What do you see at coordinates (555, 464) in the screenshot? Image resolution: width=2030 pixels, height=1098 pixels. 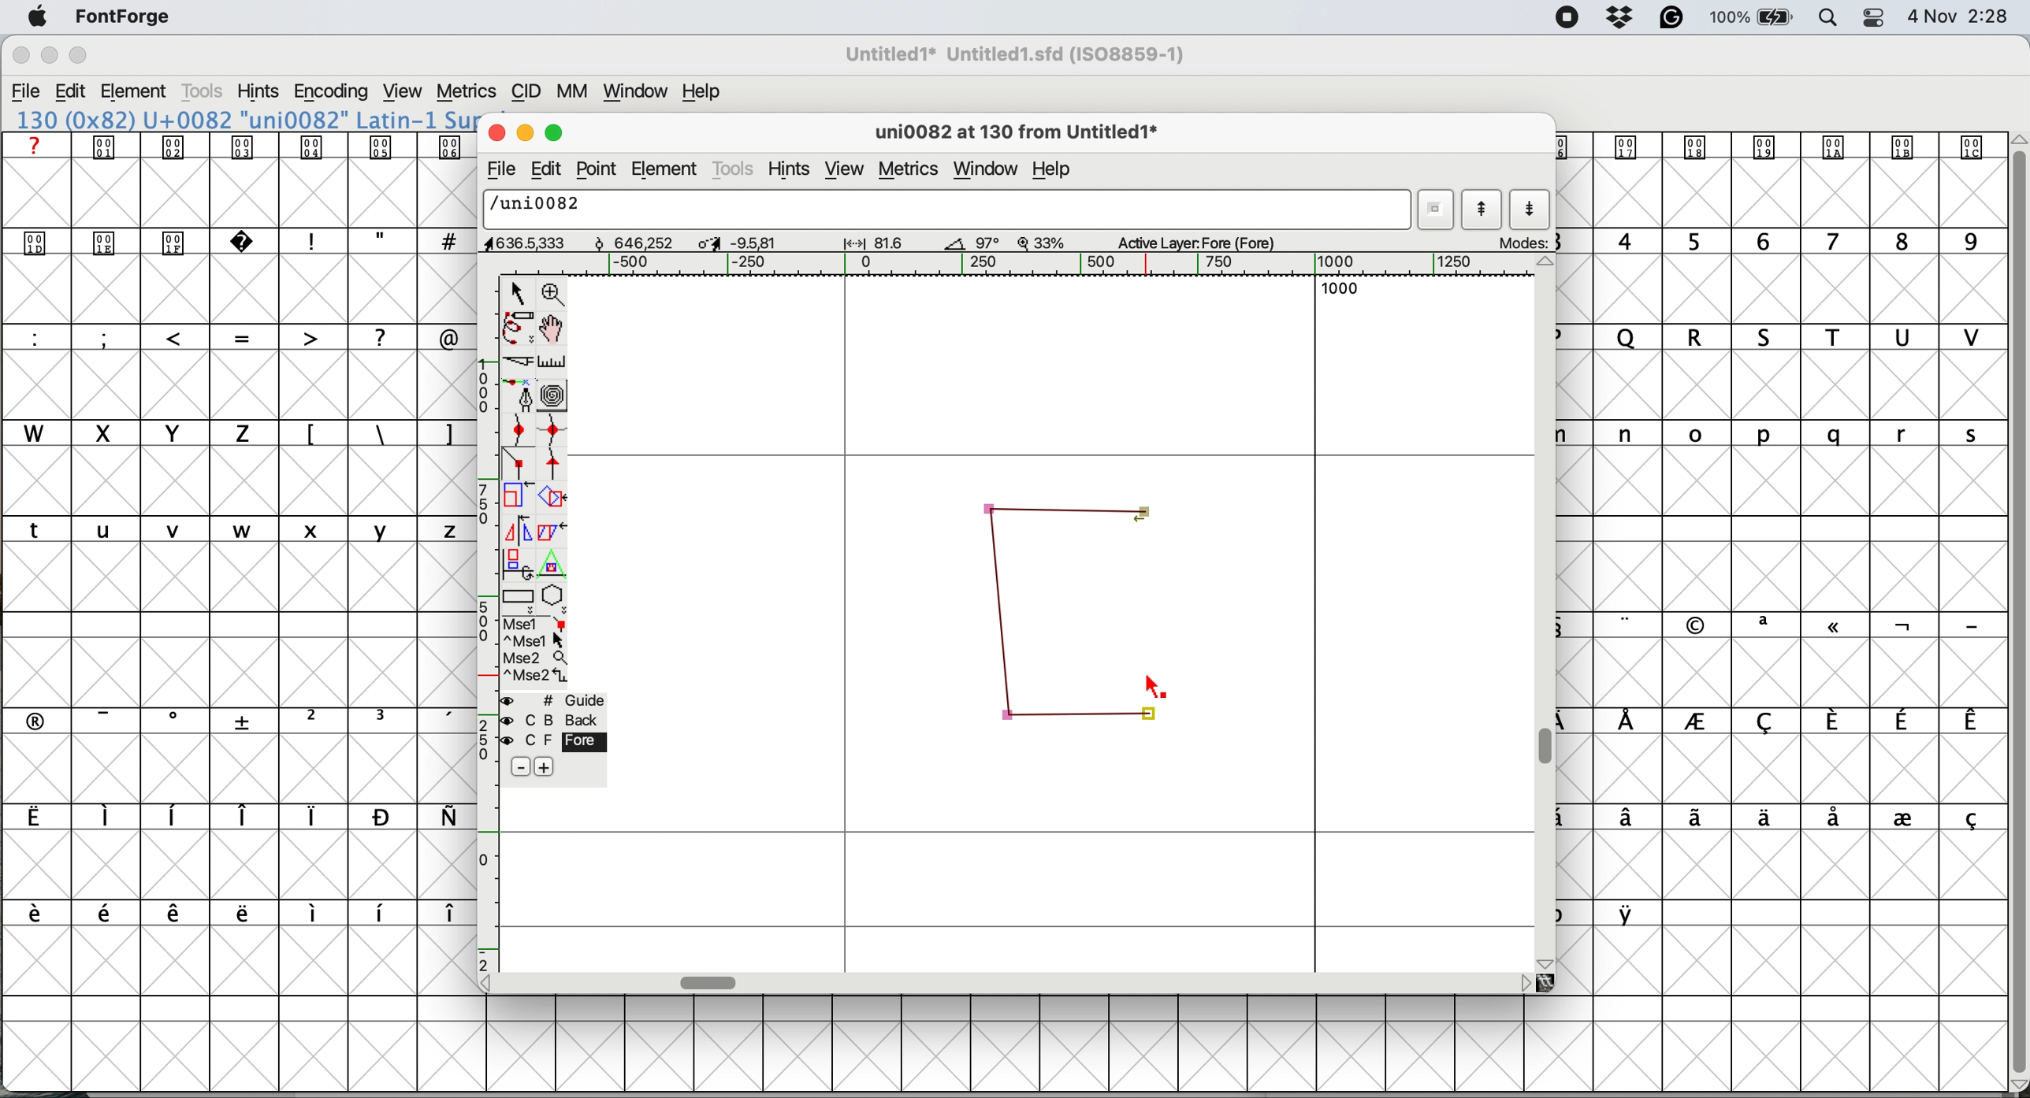 I see `add a tangent point` at bounding box center [555, 464].